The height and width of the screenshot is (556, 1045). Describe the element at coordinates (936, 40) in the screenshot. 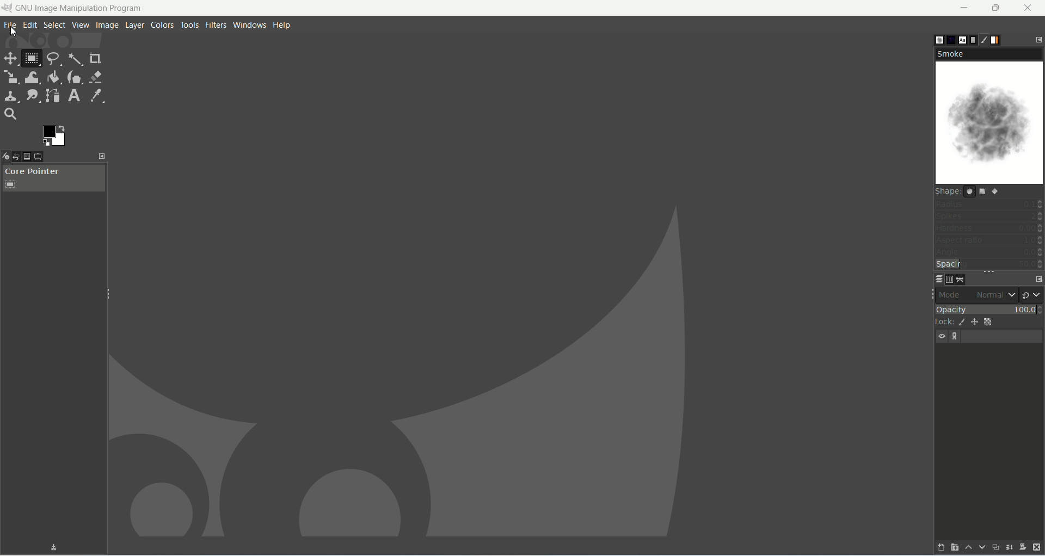

I see `brushes` at that location.